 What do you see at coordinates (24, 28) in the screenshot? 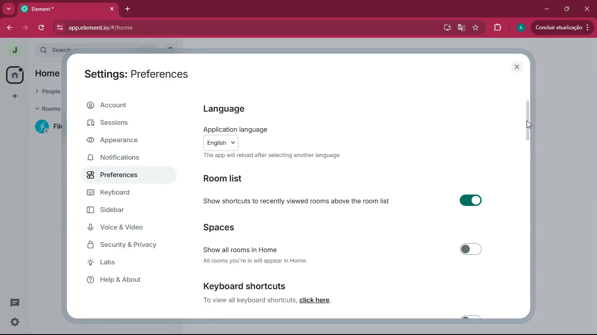
I see `forward` at bounding box center [24, 28].